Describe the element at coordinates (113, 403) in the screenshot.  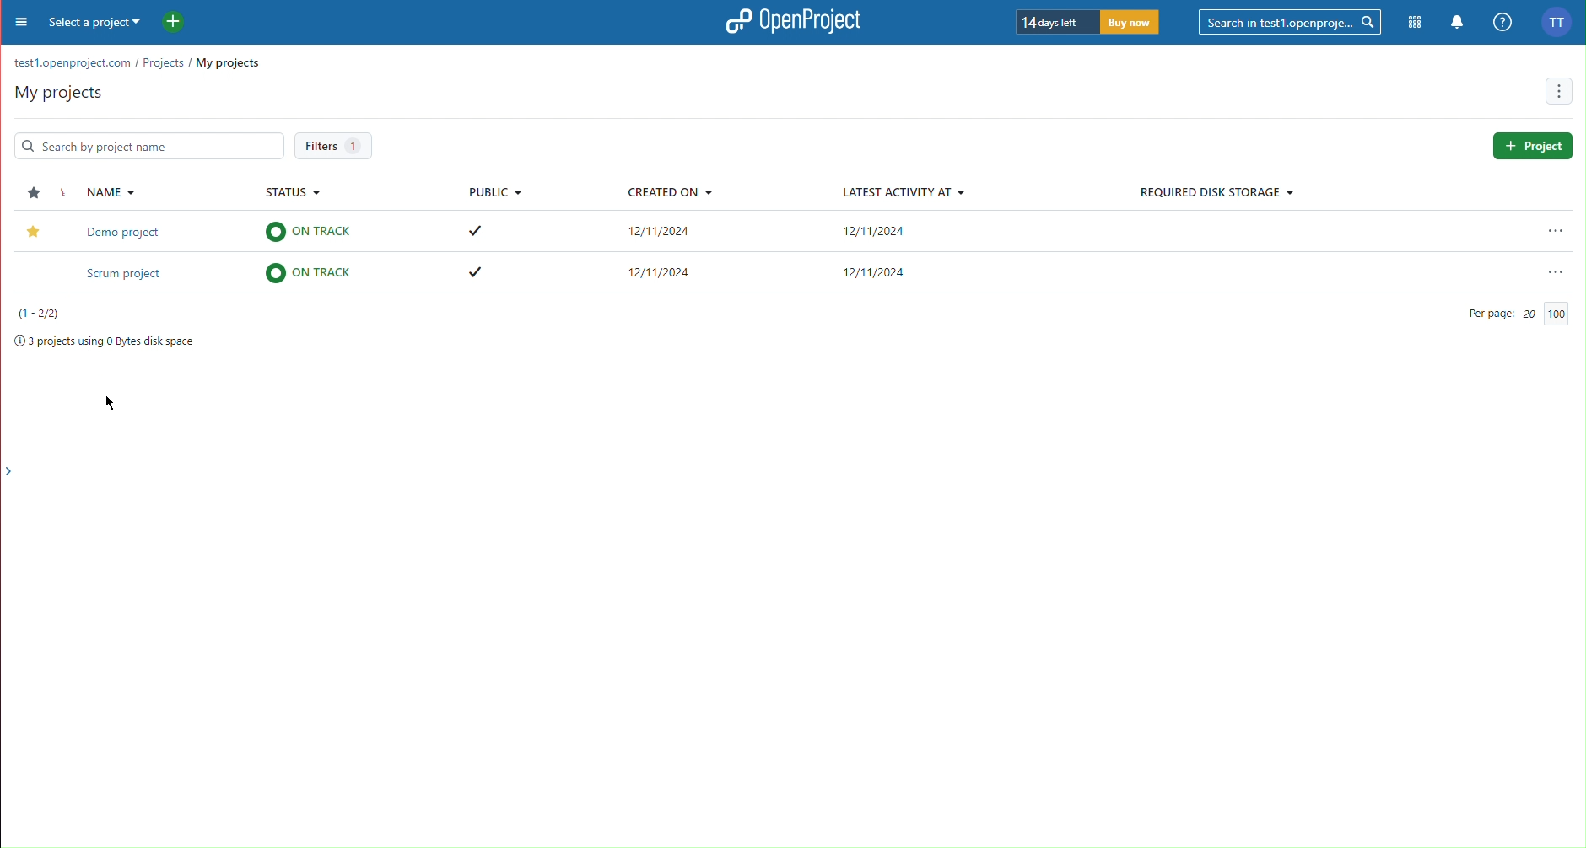
I see `cursor` at that location.